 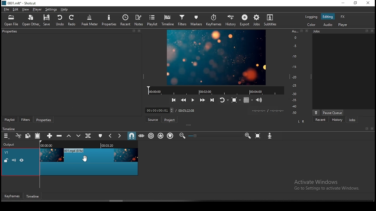 I want to click on properties, so click(x=44, y=120).